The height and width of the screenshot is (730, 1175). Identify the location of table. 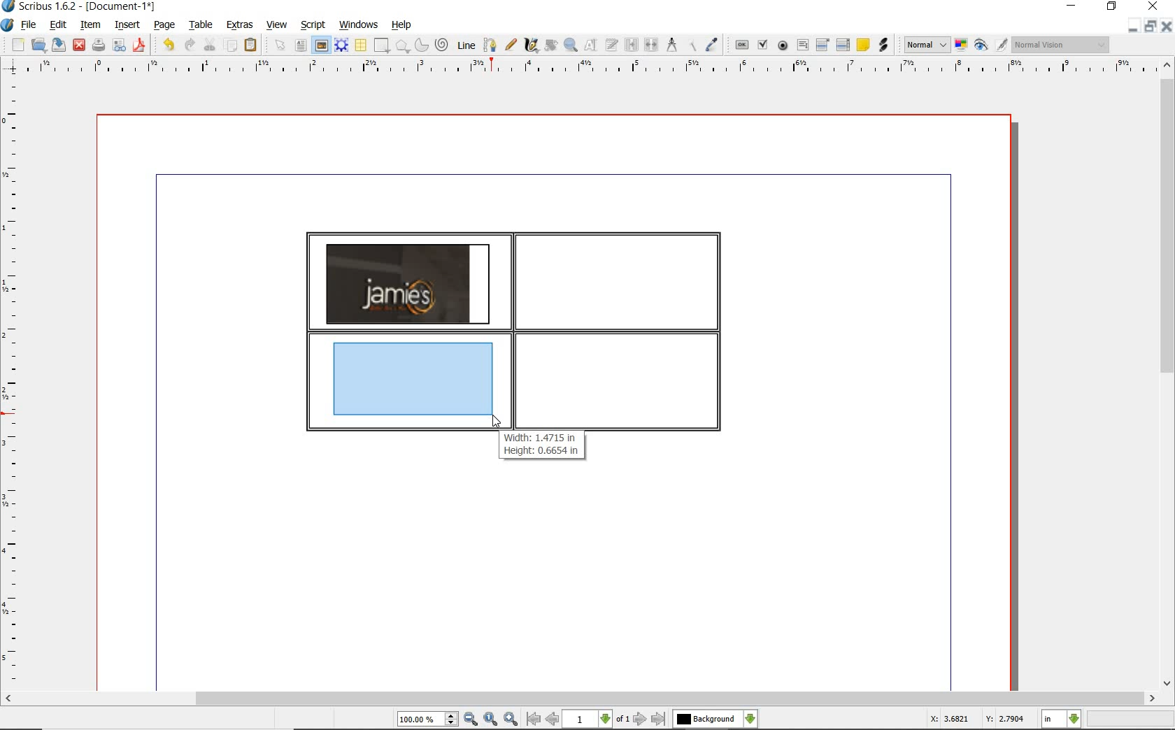
(202, 26).